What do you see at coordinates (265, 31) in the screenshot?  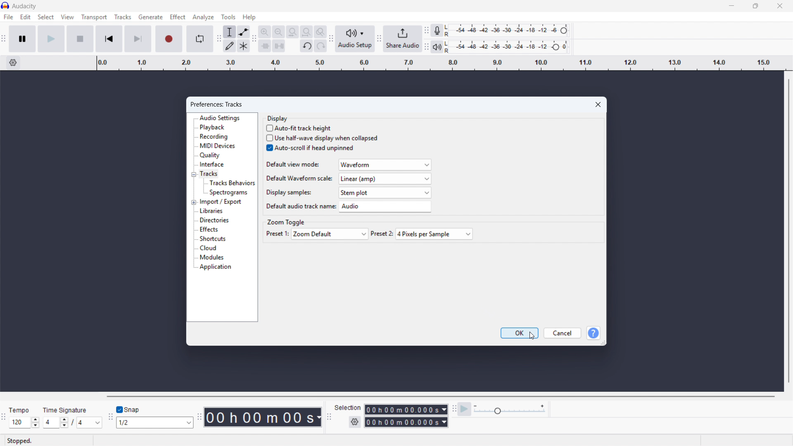 I see `zoom in` at bounding box center [265, 31].